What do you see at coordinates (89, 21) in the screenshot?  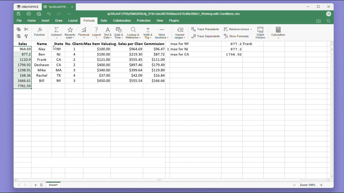 I see `formula` at bounding box center [89, 21].